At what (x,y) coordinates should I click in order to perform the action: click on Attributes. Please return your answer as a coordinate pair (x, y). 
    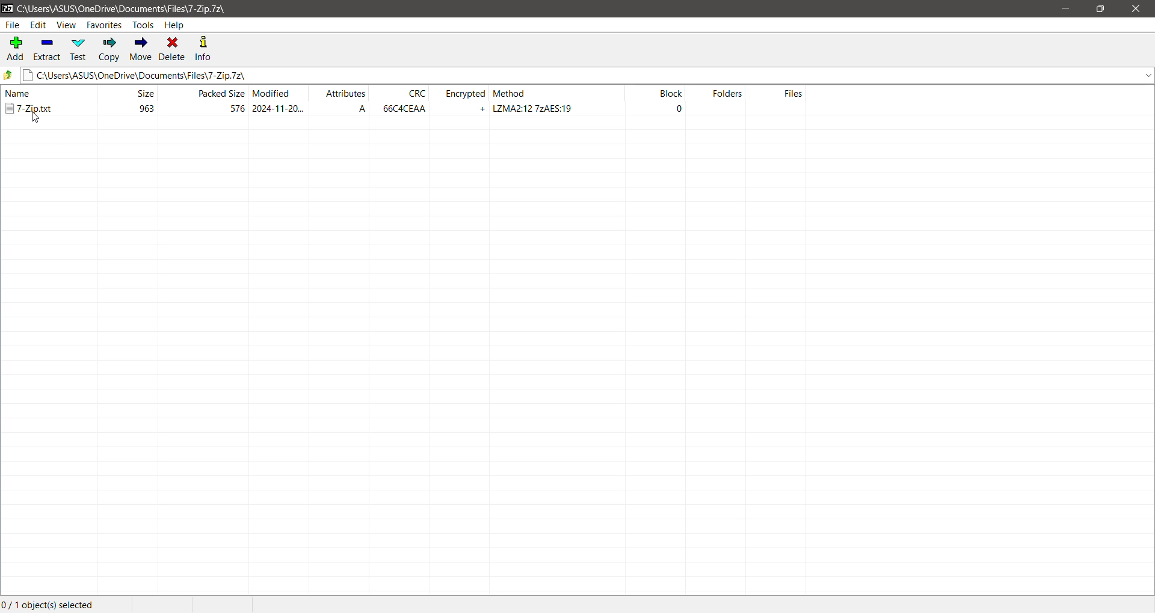
    Looking at the image, I should click on (343, 101).